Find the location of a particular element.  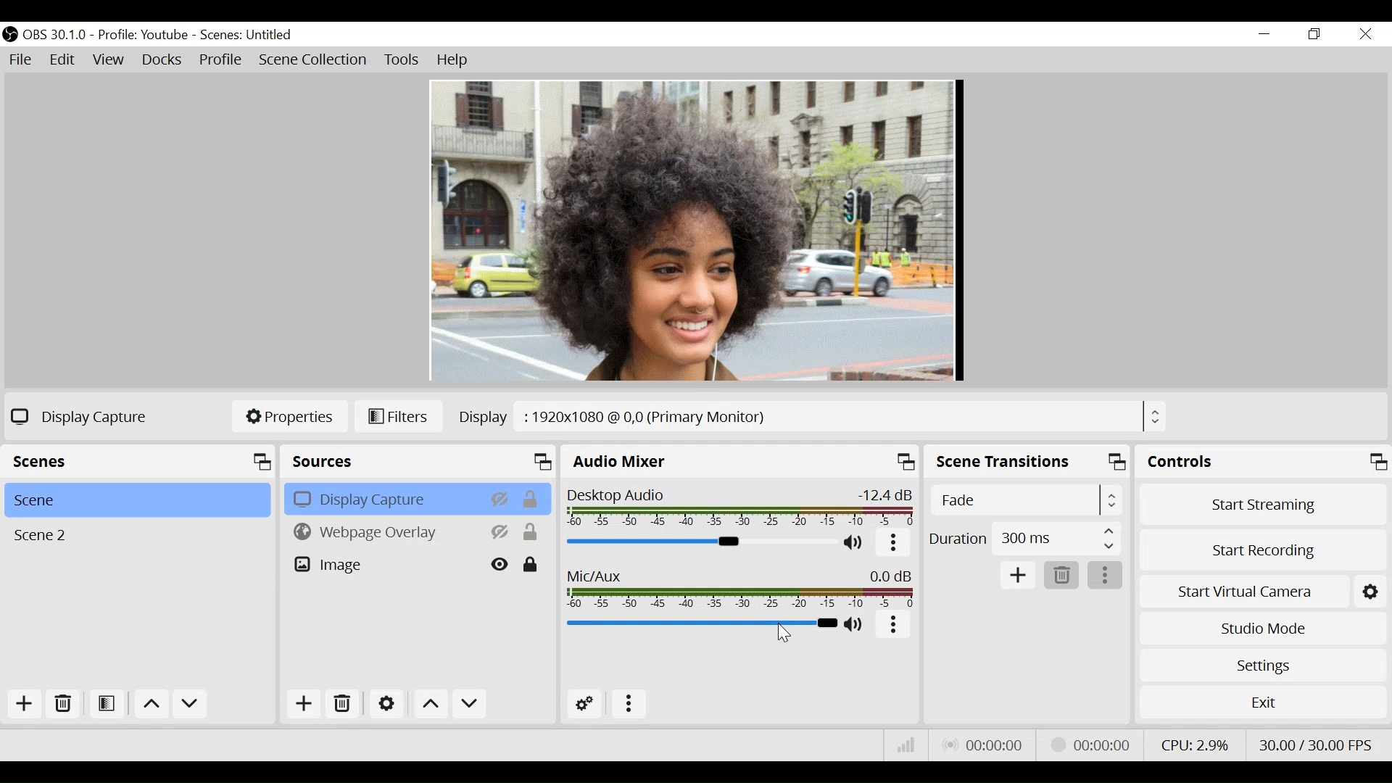

more option is located at coordinates (895, 544).